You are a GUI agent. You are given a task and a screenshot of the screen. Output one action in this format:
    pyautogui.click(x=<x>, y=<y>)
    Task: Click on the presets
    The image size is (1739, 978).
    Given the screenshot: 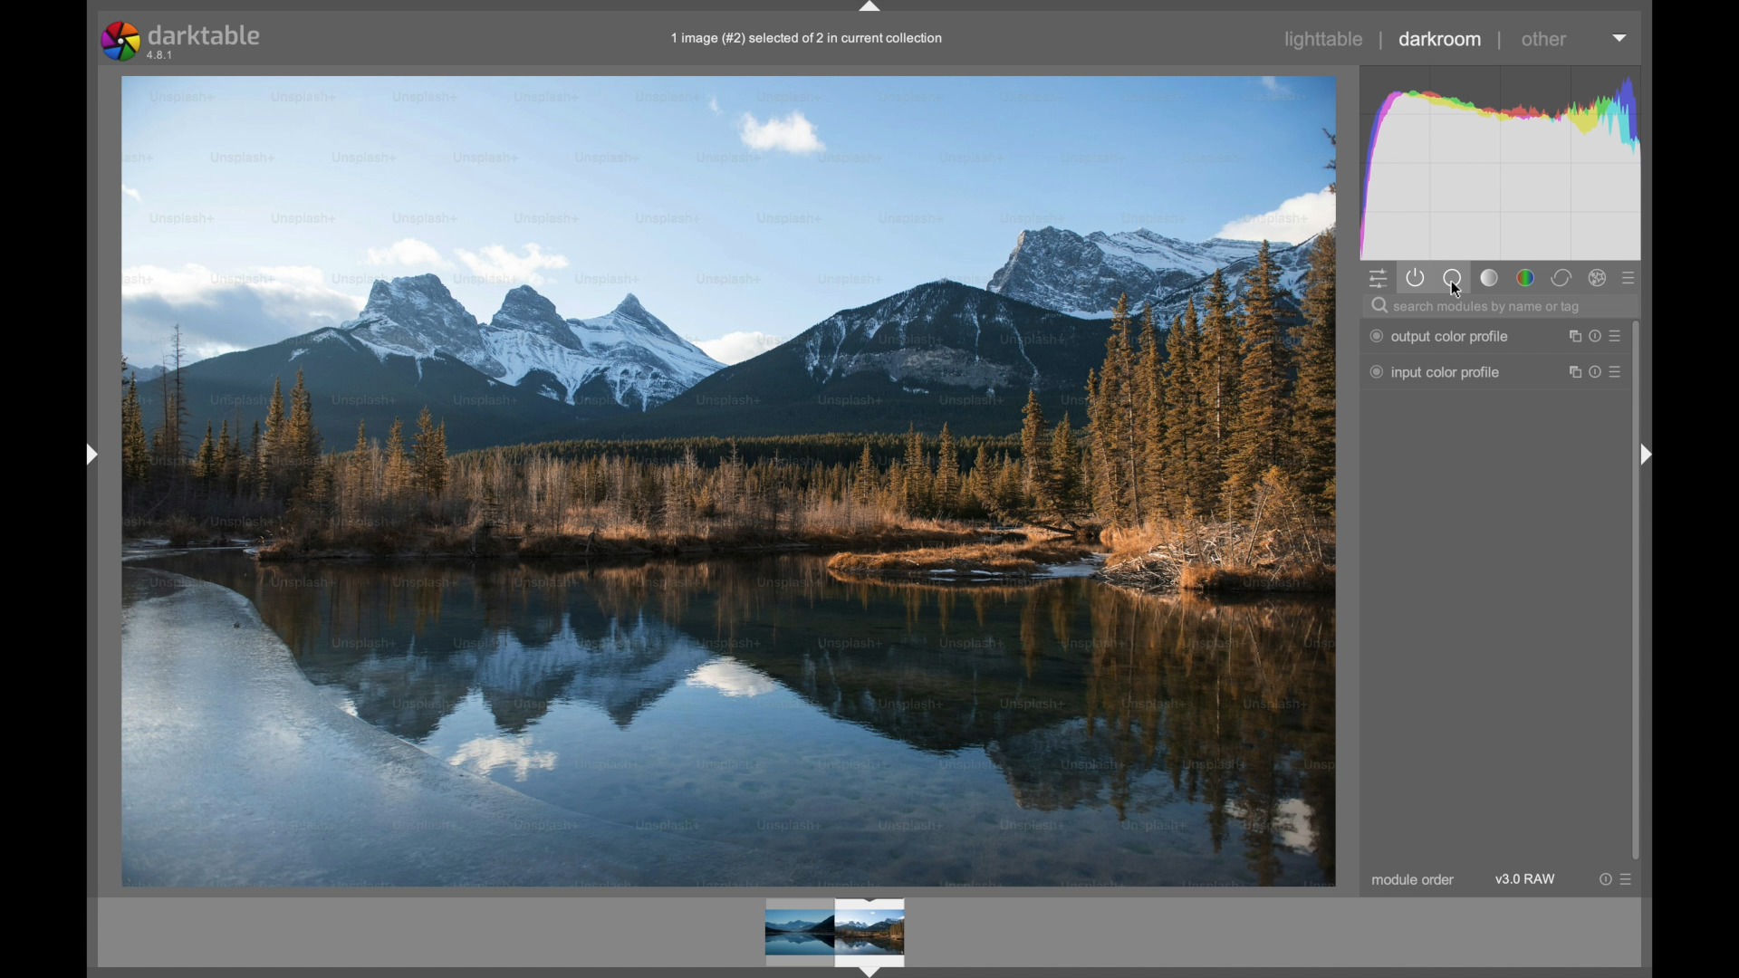 What is the action you would take?
    pyautogui.click(x=1632, y=880)
    